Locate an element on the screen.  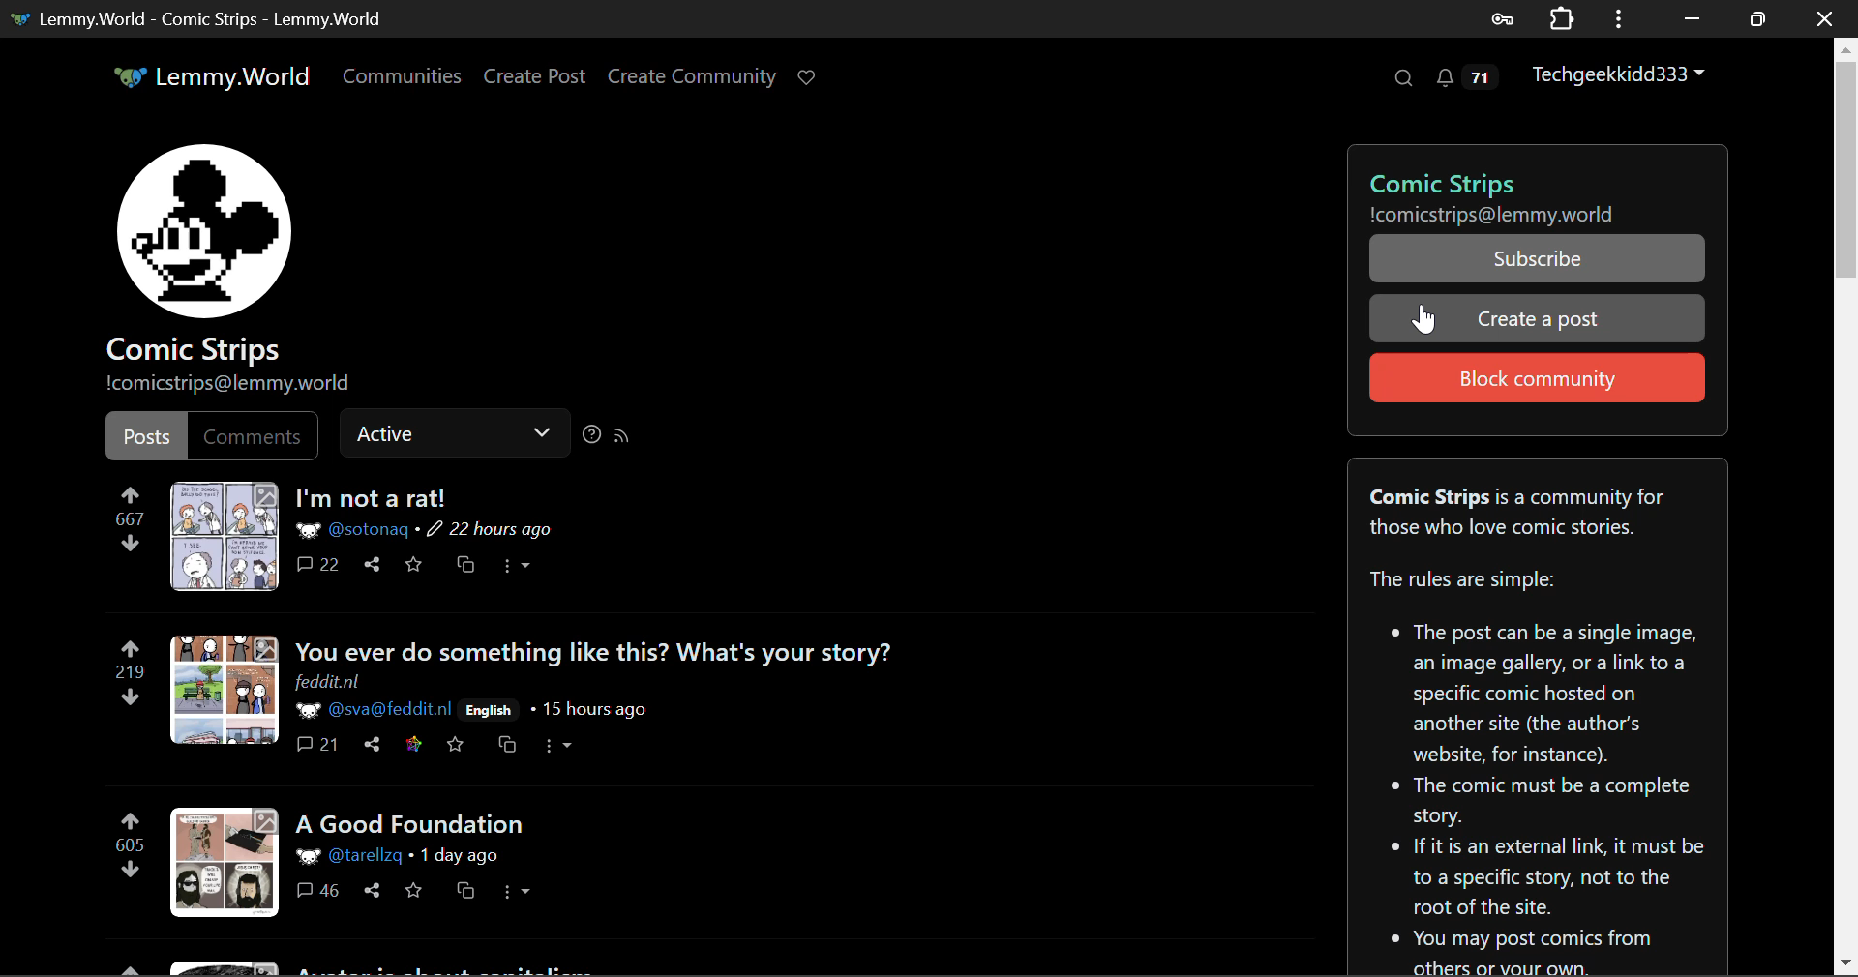
Saved Password Data is located at coordinates (1500, 18).